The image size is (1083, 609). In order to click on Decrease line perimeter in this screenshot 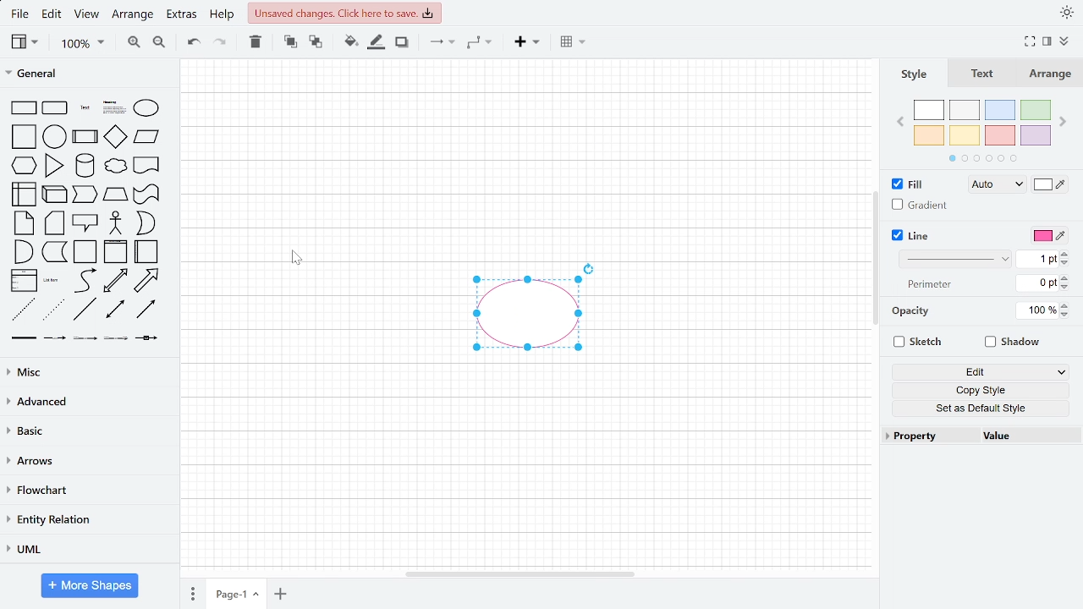, I will do `click(1065, 287)`.